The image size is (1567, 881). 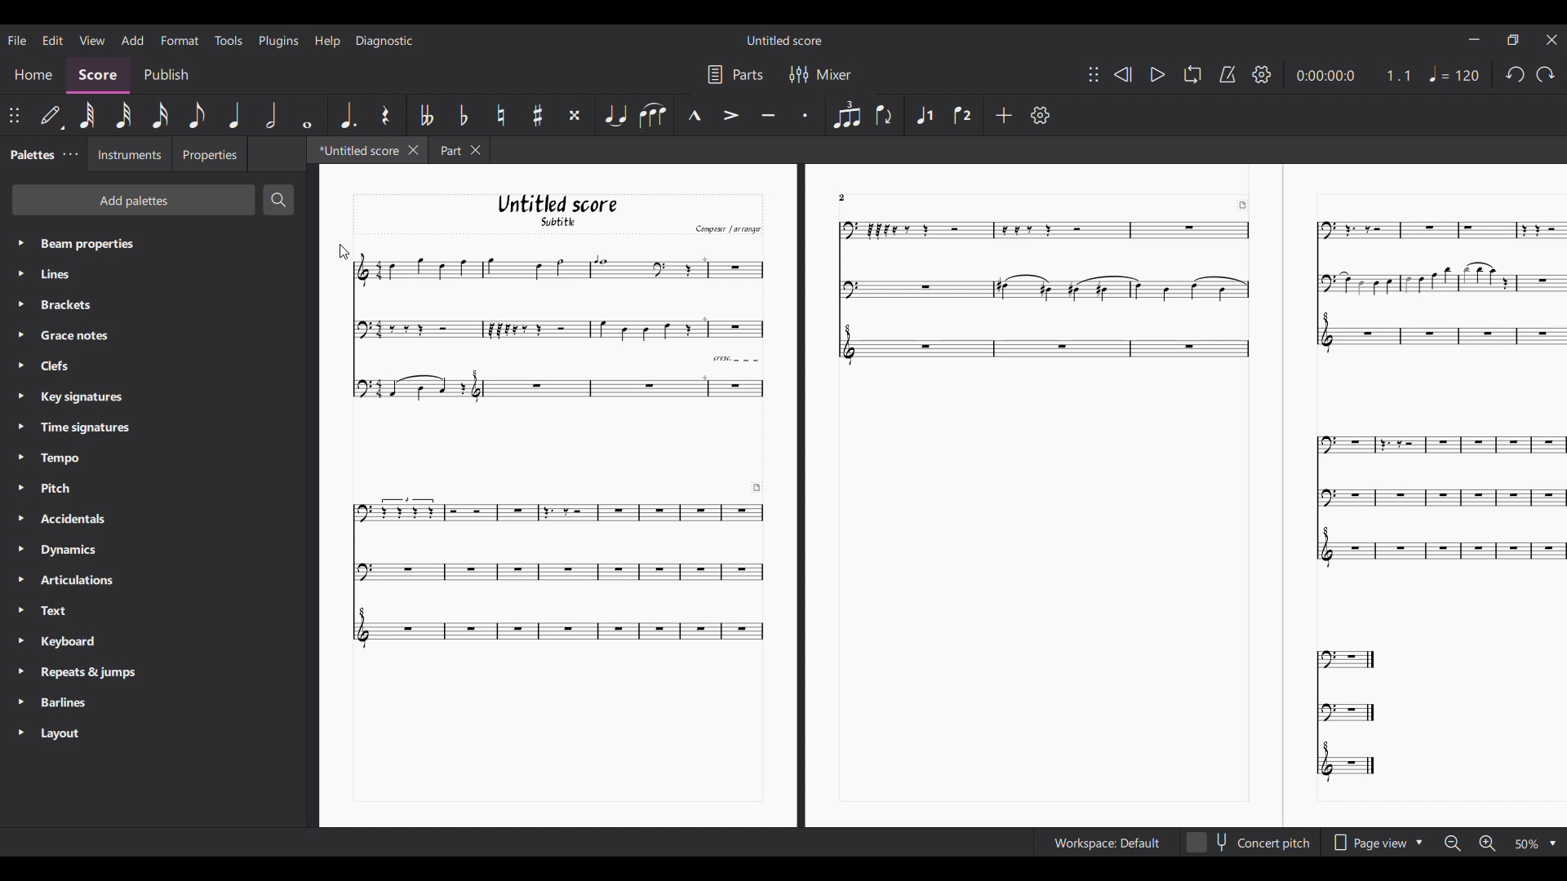 What do you see at coordinates (357, 149) in the screenshot?
I see `Current tab` at bounding box center [357, 149].